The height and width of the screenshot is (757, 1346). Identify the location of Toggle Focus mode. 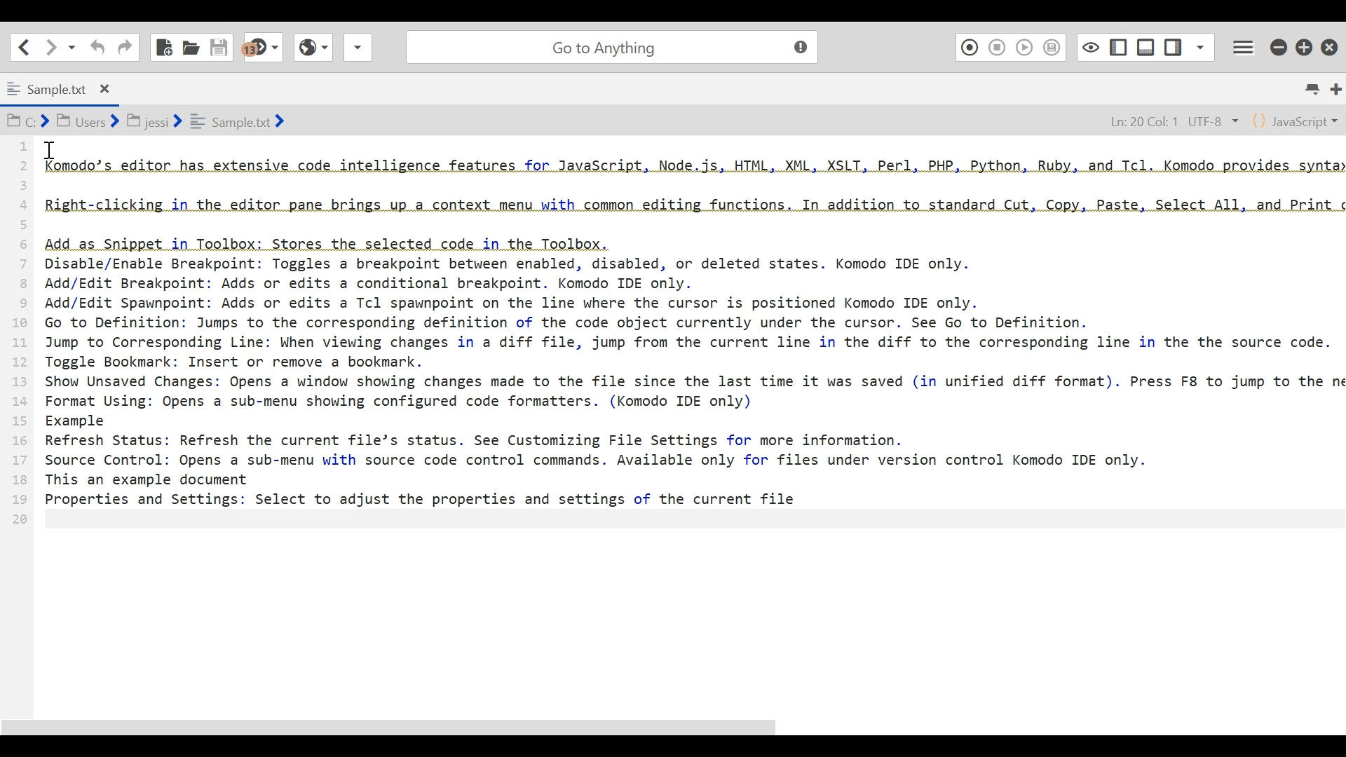
(1089, 46).